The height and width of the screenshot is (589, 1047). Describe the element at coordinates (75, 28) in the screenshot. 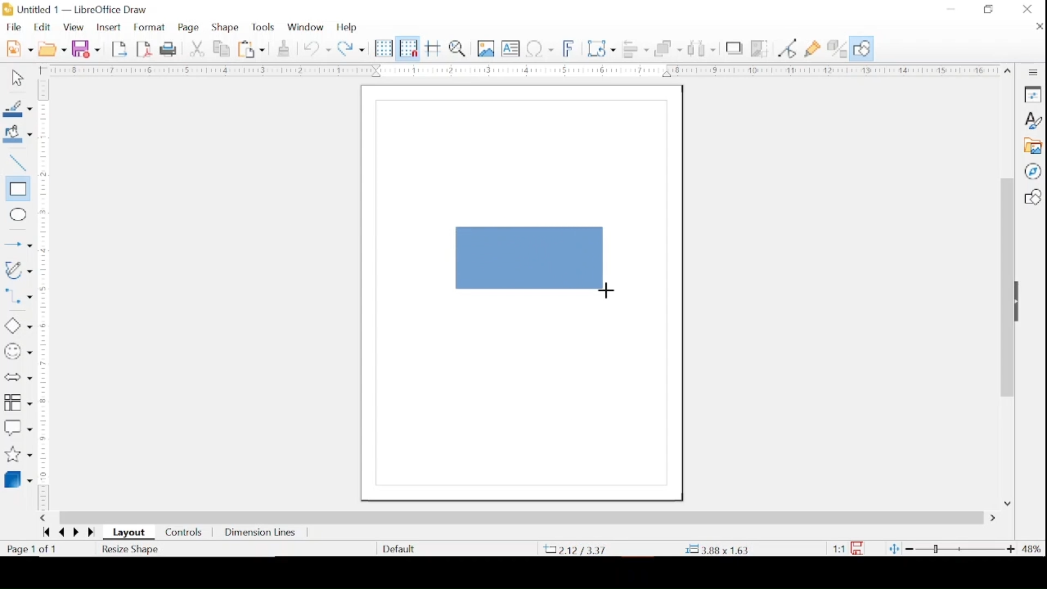

I see `view` at that location.